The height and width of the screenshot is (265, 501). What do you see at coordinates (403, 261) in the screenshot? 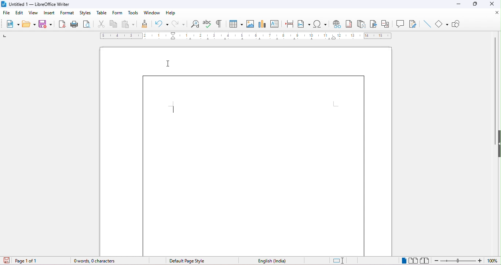
I see `single page view` at bounding box center [403, 261].